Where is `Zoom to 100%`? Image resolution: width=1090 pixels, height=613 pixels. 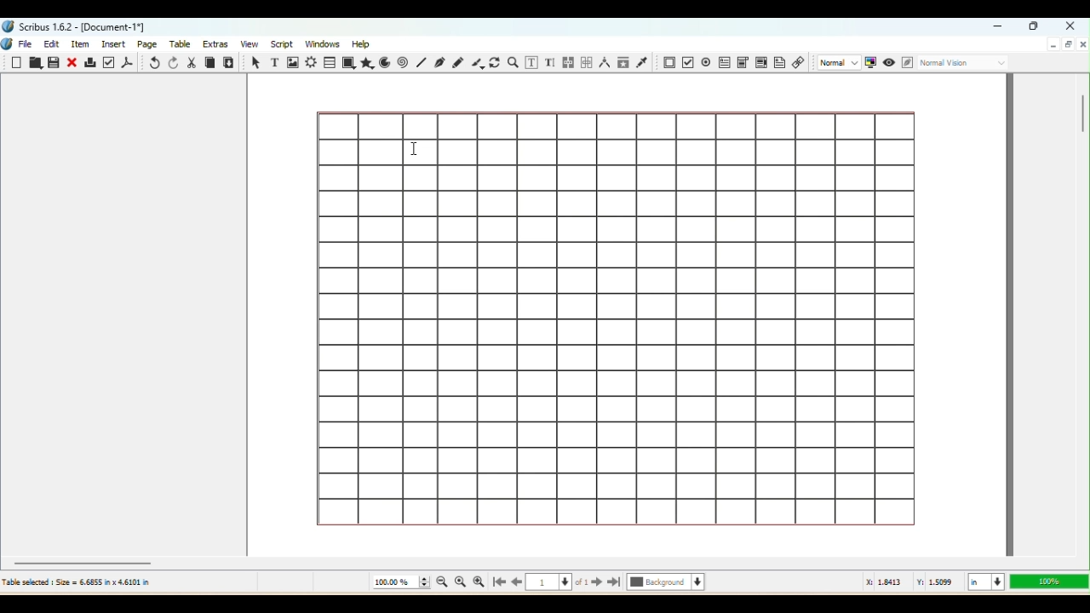 Zoom to 100% is located at coordinates (461, 583).